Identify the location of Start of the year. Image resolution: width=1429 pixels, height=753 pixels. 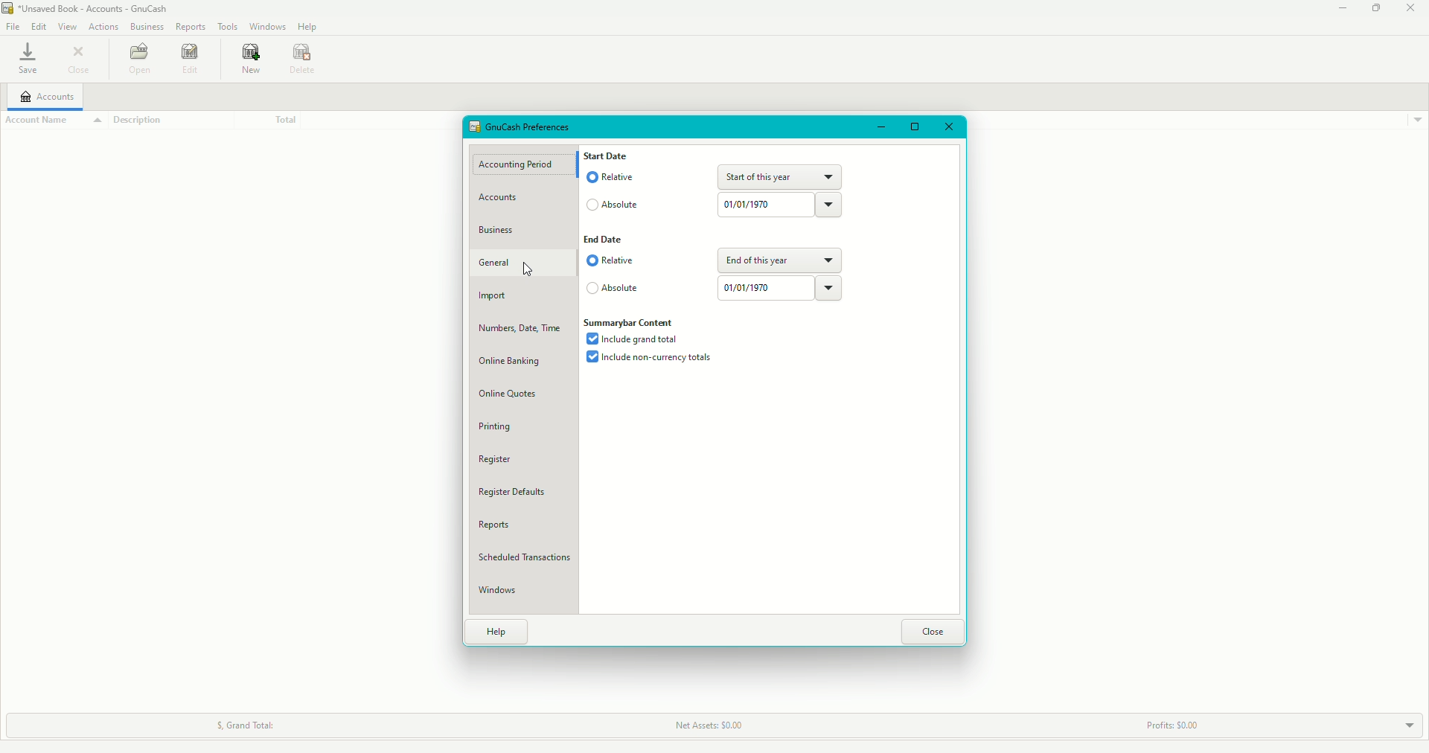
(780, 175).